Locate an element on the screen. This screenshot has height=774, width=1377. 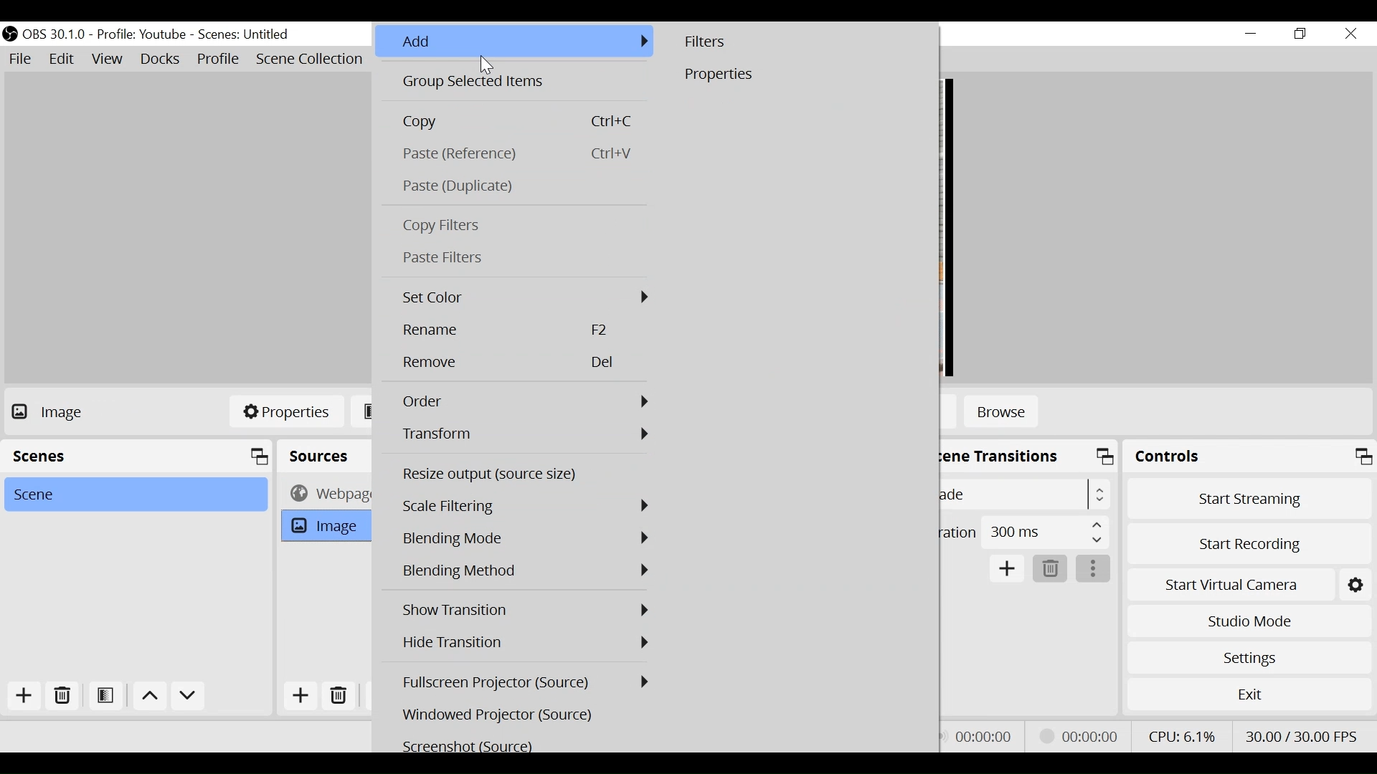
Copy Filters is located at coordinates (515, 227).